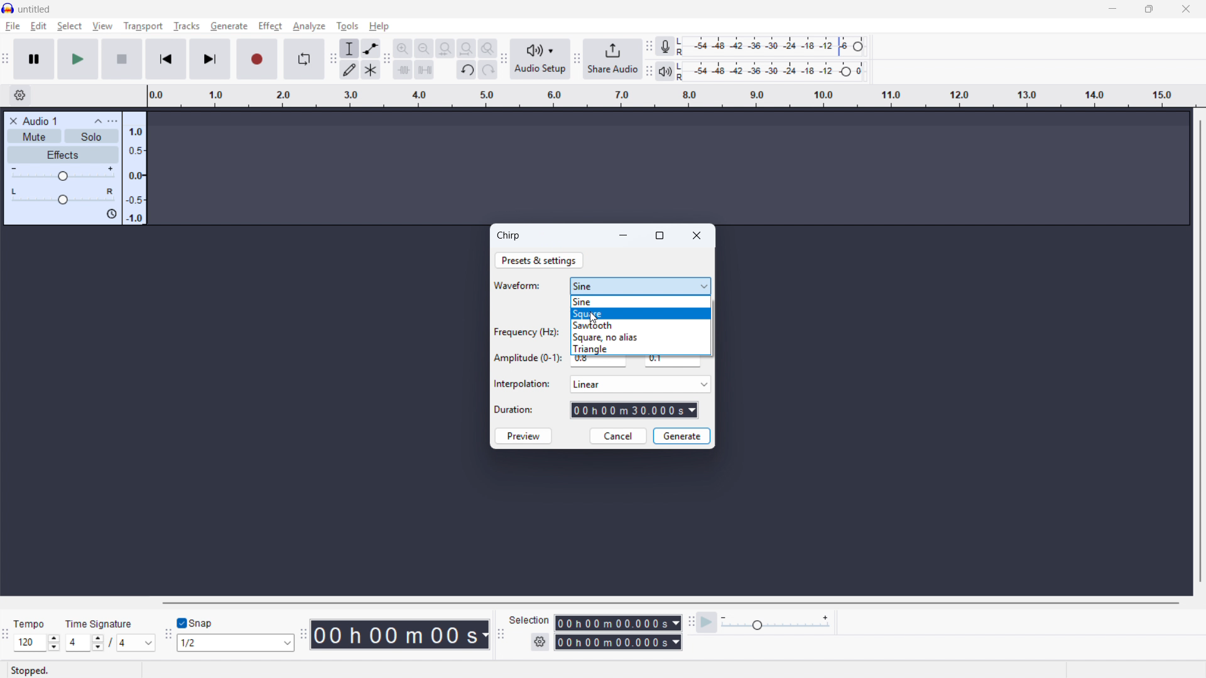  What do you see at coordinates (100, 623) in the screenshot?
I see `Time signature` at bounding box center [100, 623].